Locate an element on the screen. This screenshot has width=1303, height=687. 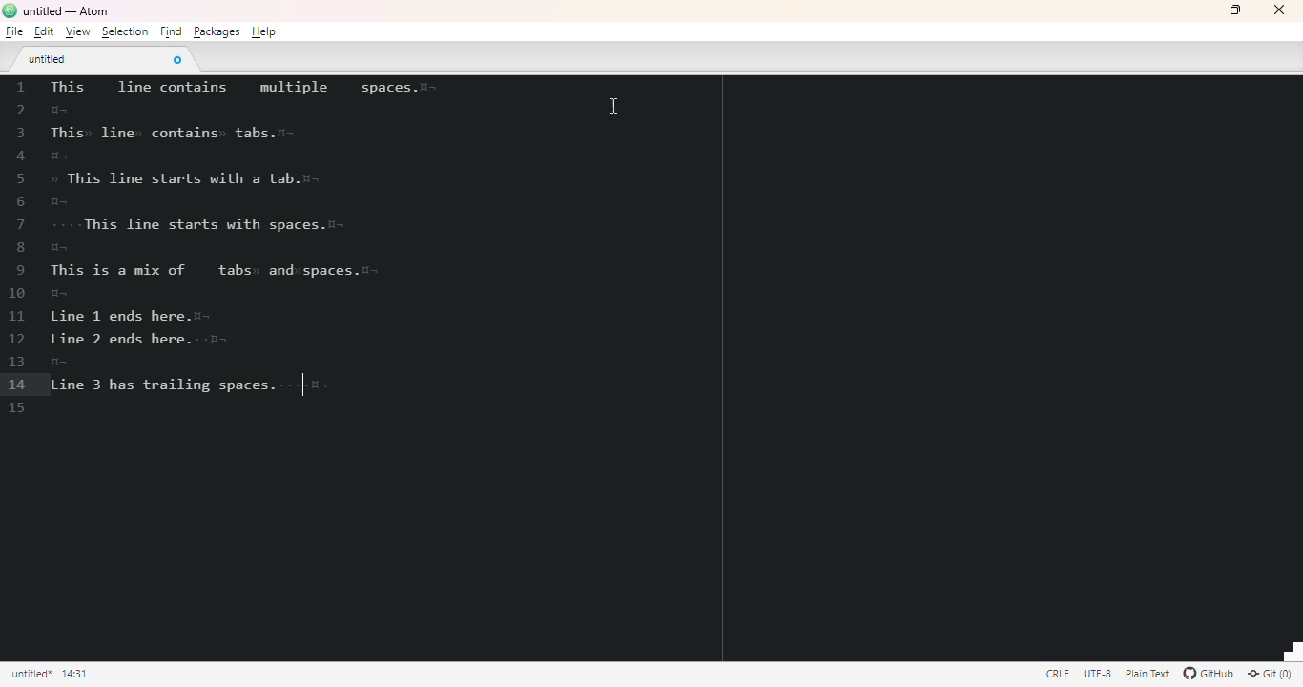
invisible character is located at coordinates (223, 134).